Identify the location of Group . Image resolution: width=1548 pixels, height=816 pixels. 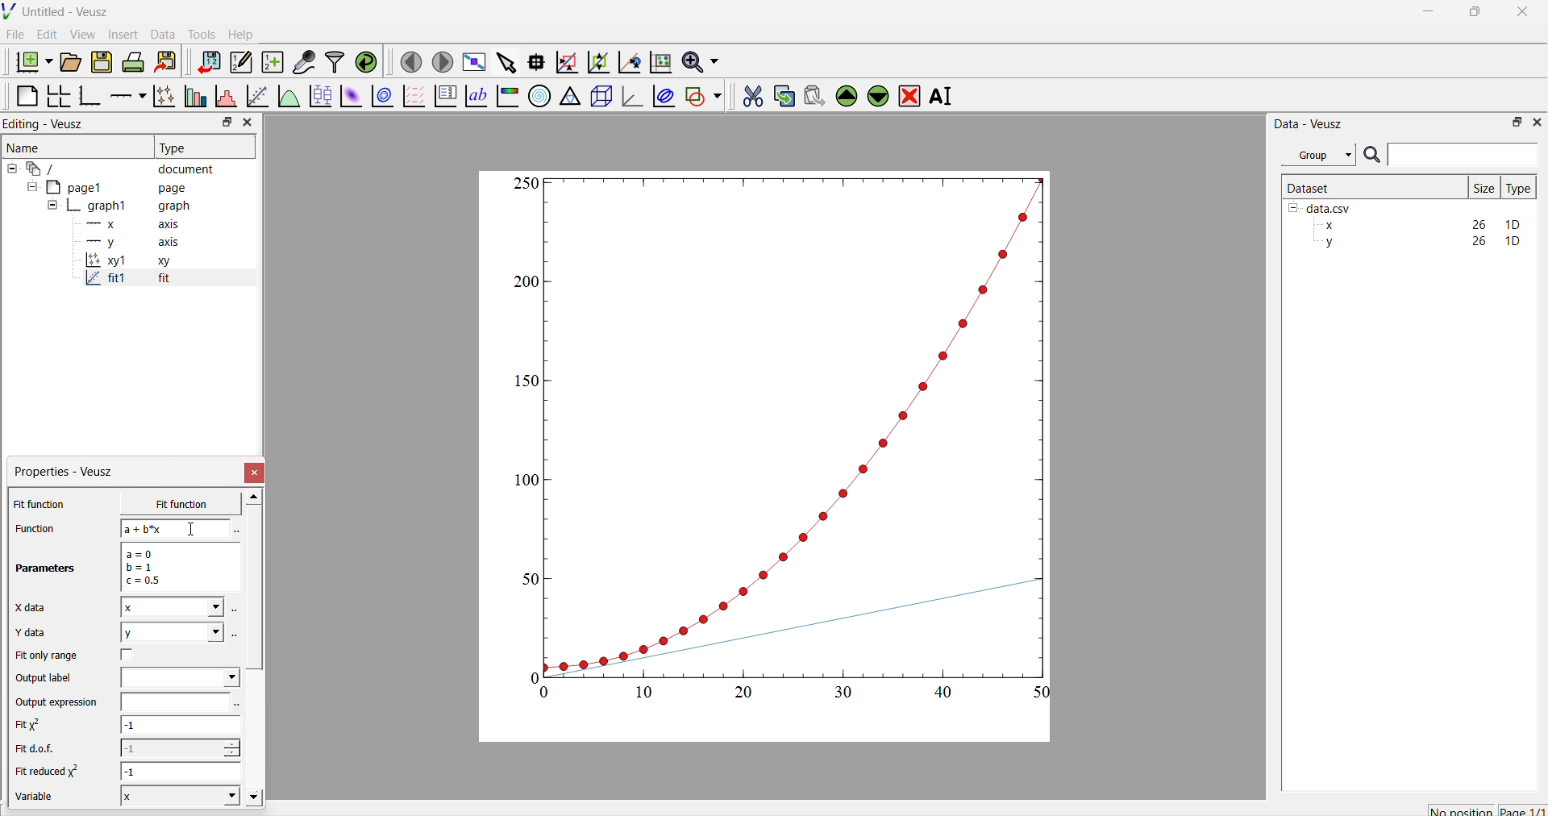
(1317, 155).